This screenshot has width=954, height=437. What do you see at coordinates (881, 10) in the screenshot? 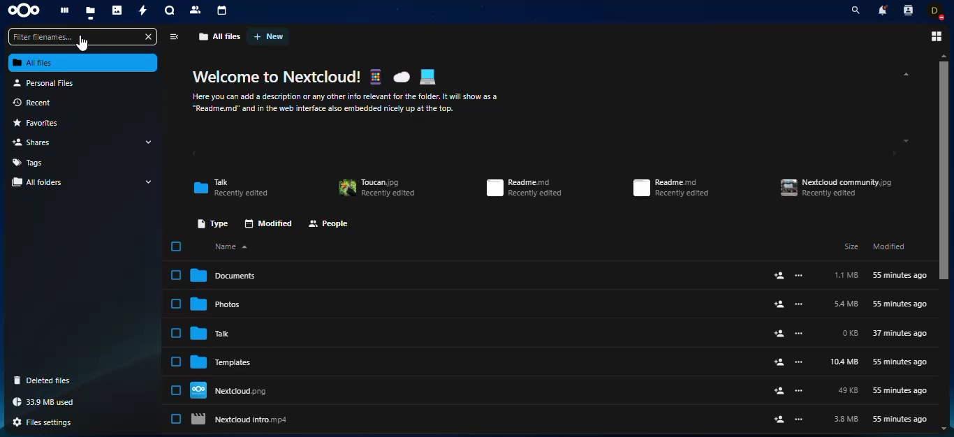
I see `notifications` at bounding box center [881, 10].